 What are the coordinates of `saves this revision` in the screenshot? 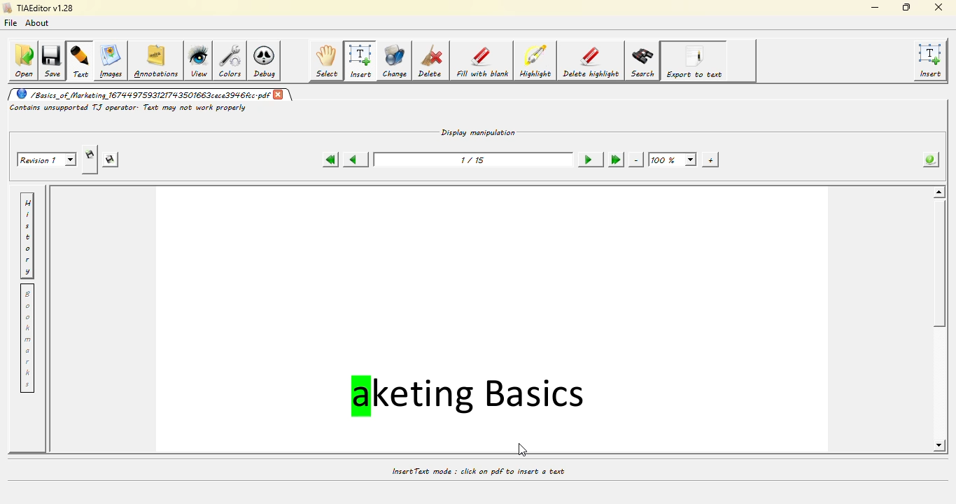 It's located at (111, 160).